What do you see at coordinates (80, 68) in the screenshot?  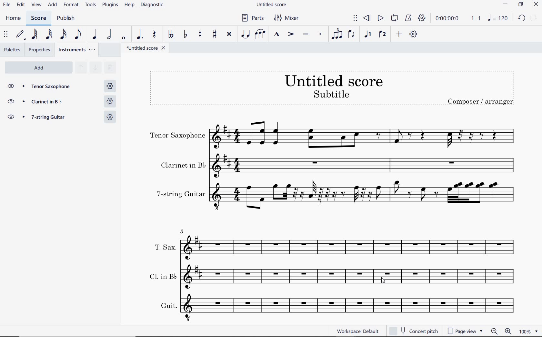 I see `up` at bounding box center [80, 68].